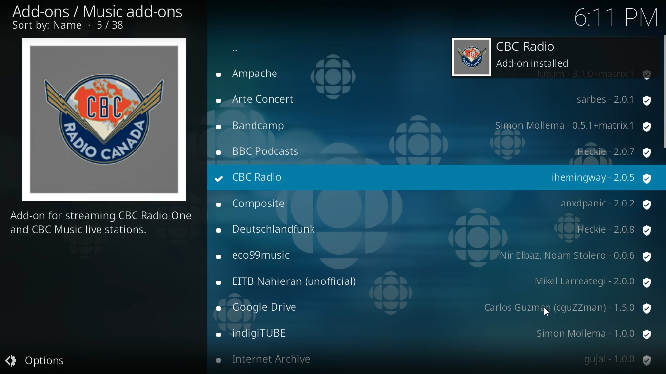 The image size is (666, 374). What do you see at coordinates (115, 26) in the screenshot?
I see `number of options` at bounding box center [115, 26].